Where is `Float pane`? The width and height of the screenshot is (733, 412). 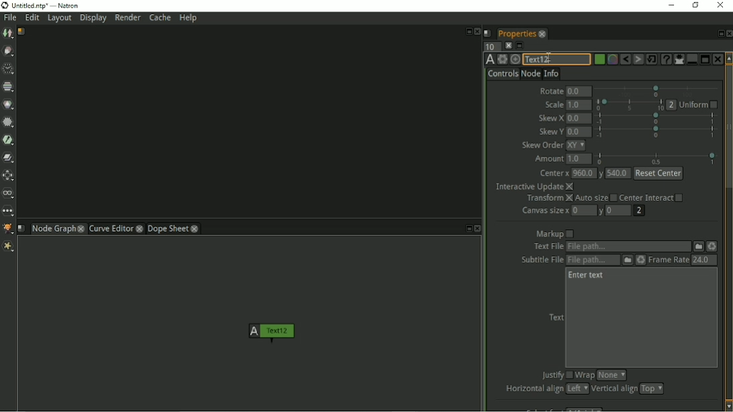
Float pane is located at coordinates (467, 30).